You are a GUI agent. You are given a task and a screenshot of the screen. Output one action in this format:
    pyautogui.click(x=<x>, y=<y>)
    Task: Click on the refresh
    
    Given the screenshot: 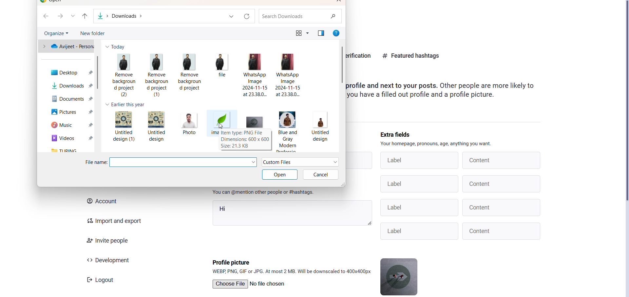 What is the action you would take?
    pyautogui.click(x=247, y=15)
    